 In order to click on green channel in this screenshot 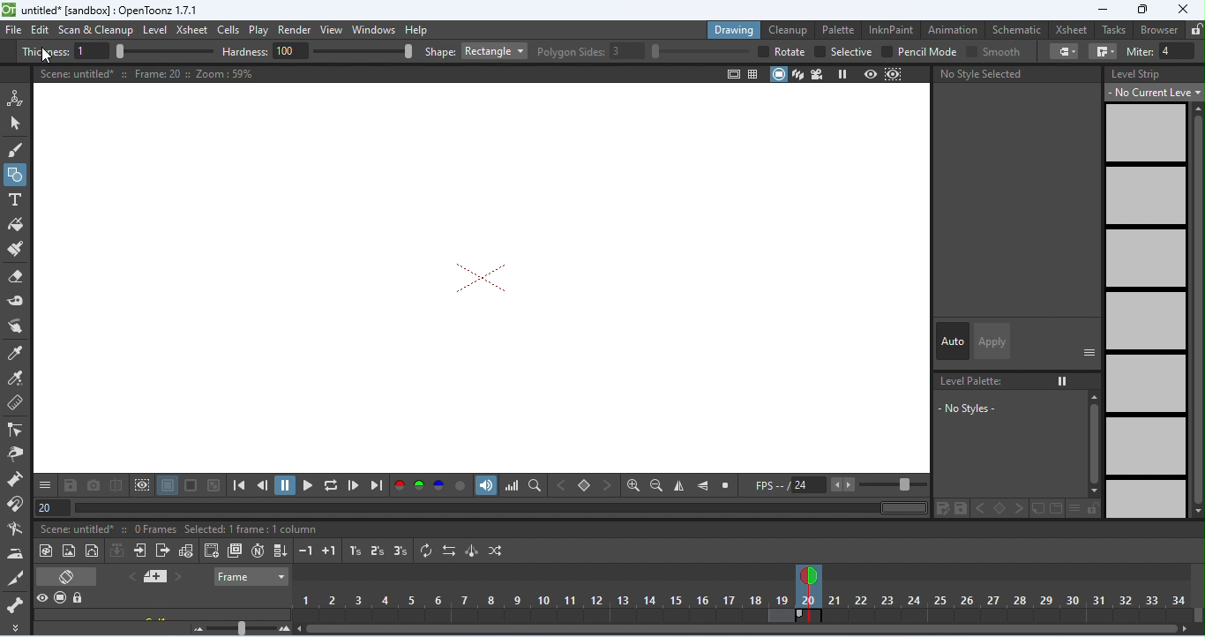, I will do `click(417, 486)`.